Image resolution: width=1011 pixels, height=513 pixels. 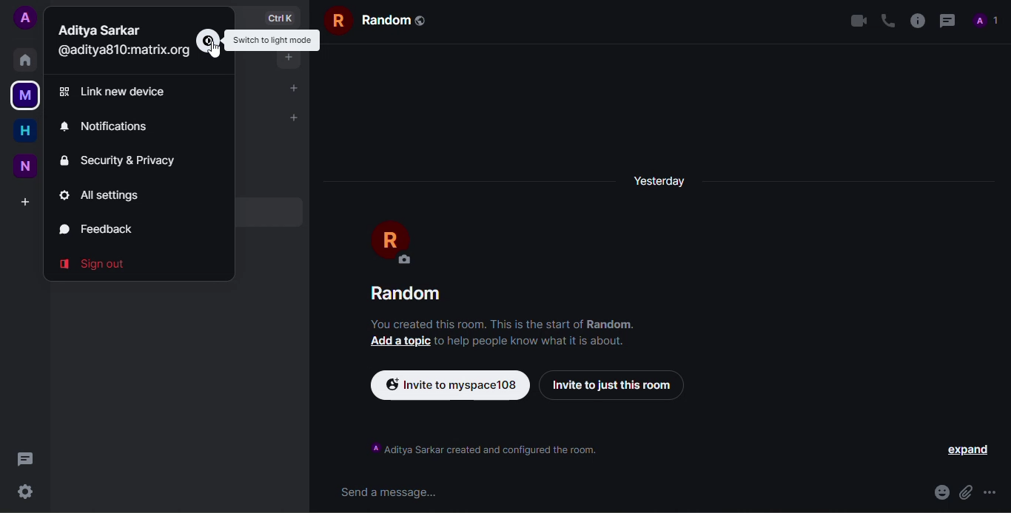 What do you see at coordinates (407, 294) in the screenshot?
I see `room` at bounding box center [407, 294].